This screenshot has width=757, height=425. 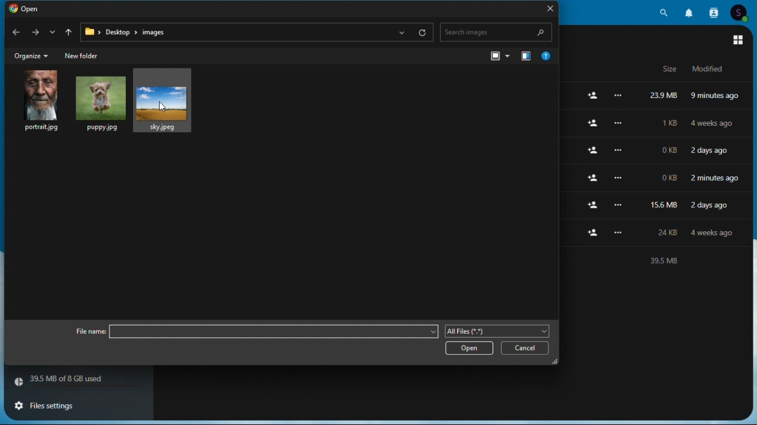 I want to click on image, so click(x=99, y=102).